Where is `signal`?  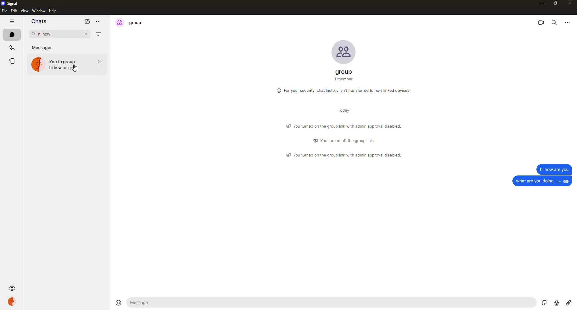
signal is located at coordinates (11, 4).